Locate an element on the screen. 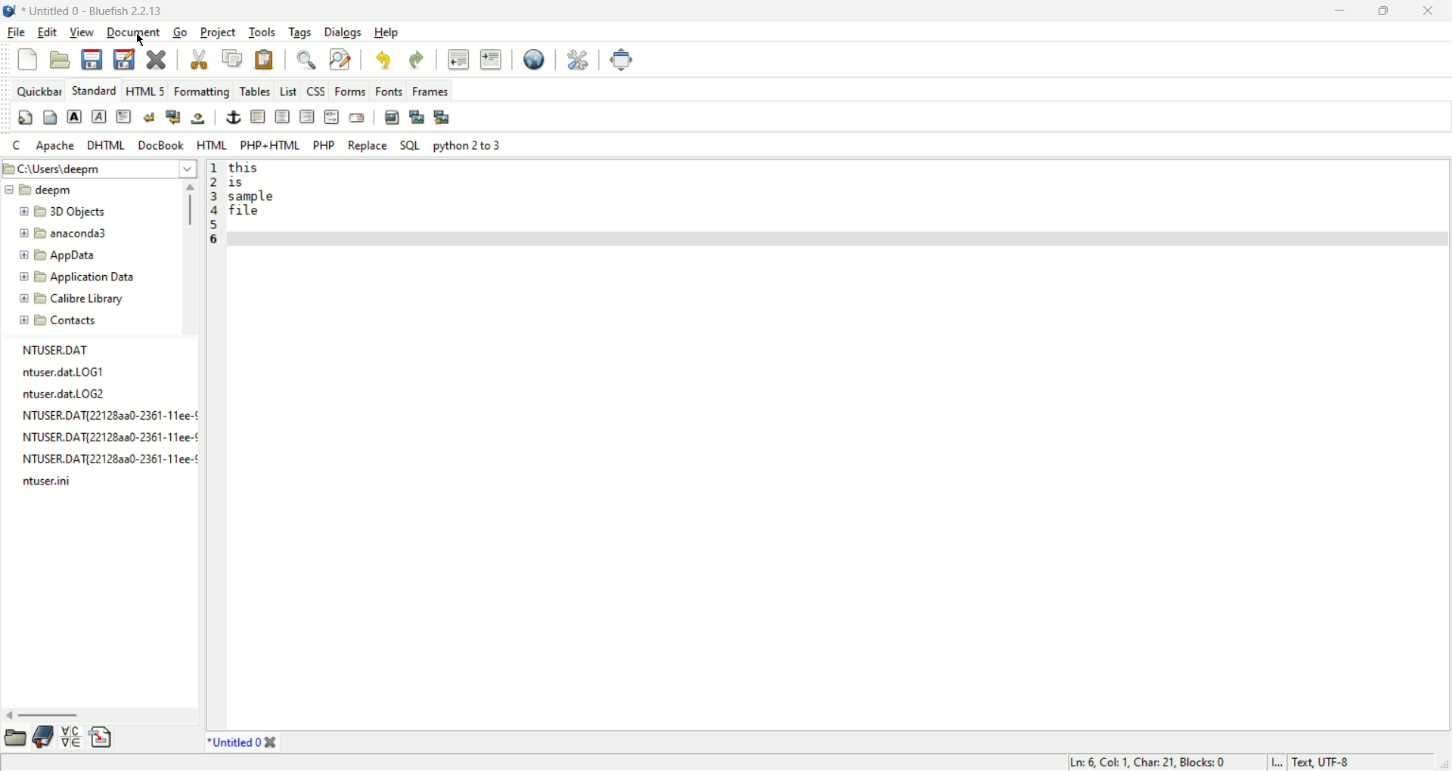  list is located at coordinates (286, 91).